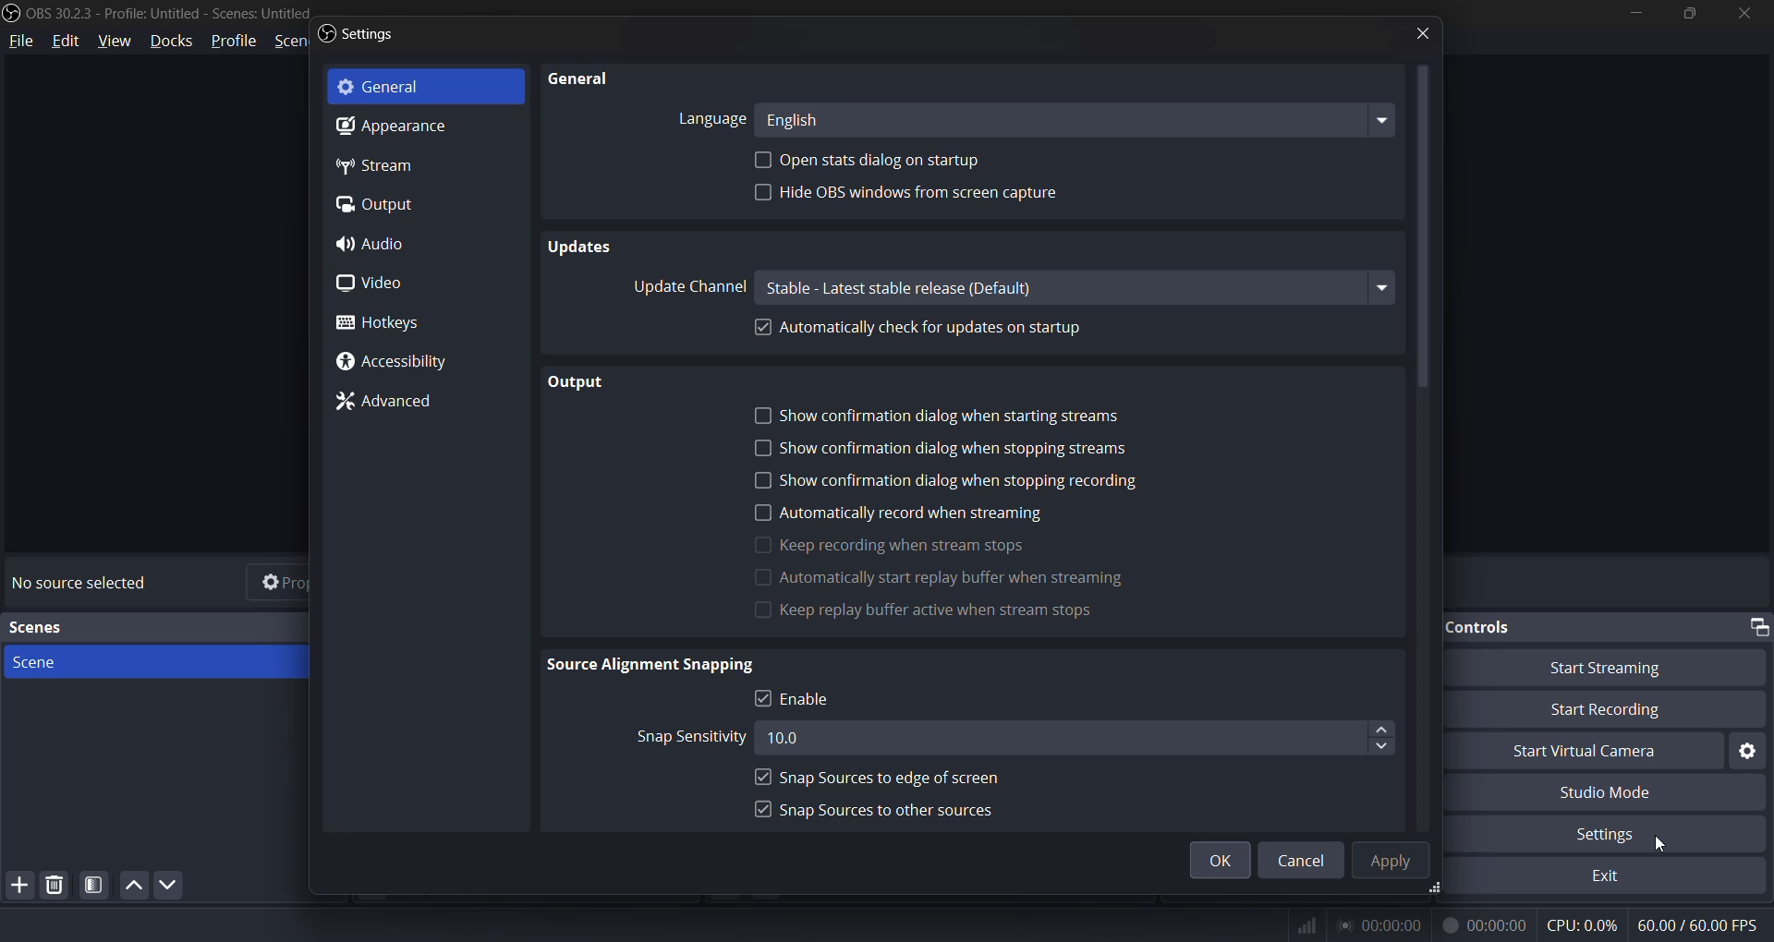 This screenshot has width=1774, height=942. I want to click on start streaming, so click(1599, 670).